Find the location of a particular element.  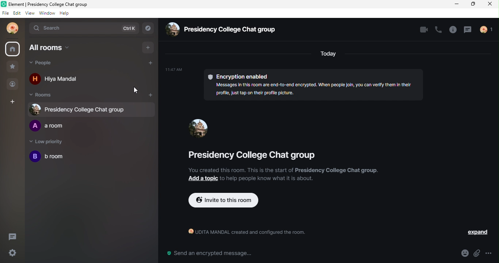

cursor is located at coordinates (12, 49).